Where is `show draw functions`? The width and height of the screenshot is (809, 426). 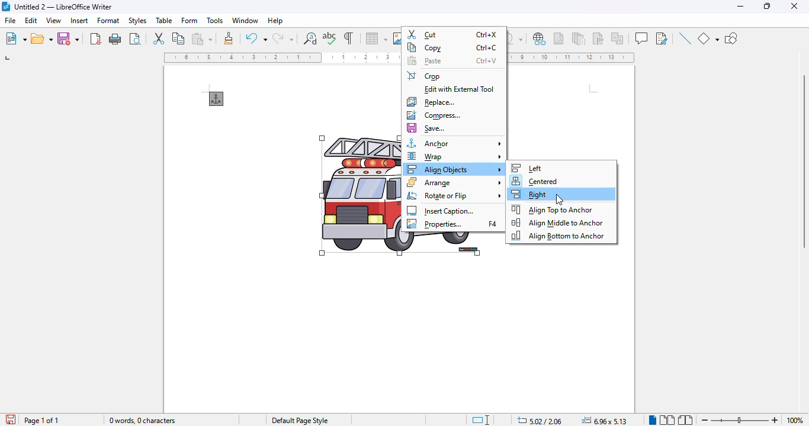
show draw functions is located at coordinates (731, 39).